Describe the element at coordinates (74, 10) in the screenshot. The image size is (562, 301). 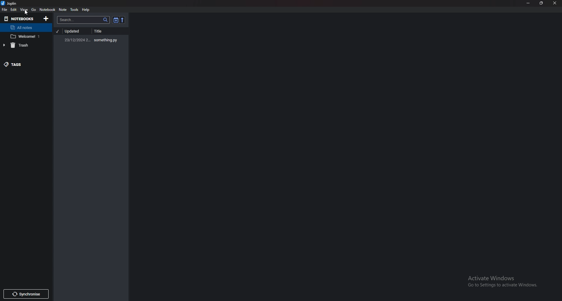
I see `Tools` at that location.